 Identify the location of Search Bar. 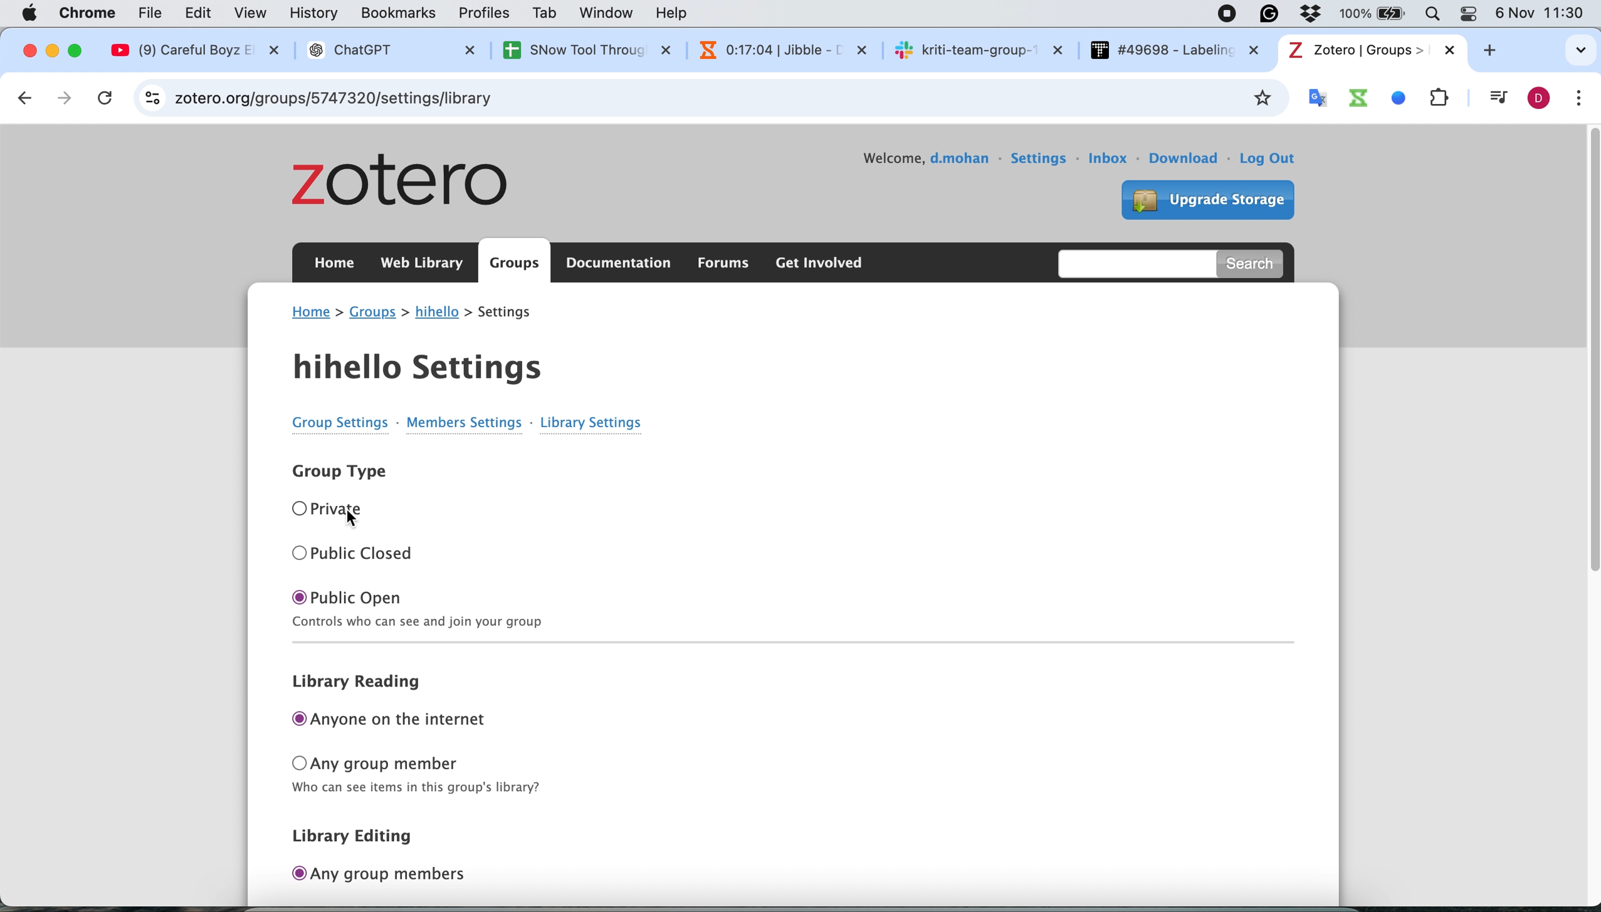
(1429, 13).